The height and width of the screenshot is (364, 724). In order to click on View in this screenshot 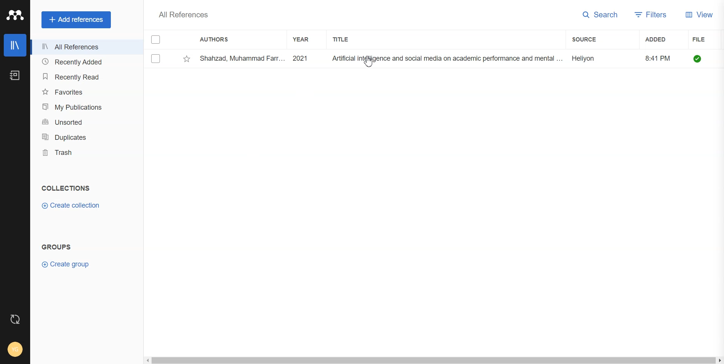, I will do `click(700, 14)`.